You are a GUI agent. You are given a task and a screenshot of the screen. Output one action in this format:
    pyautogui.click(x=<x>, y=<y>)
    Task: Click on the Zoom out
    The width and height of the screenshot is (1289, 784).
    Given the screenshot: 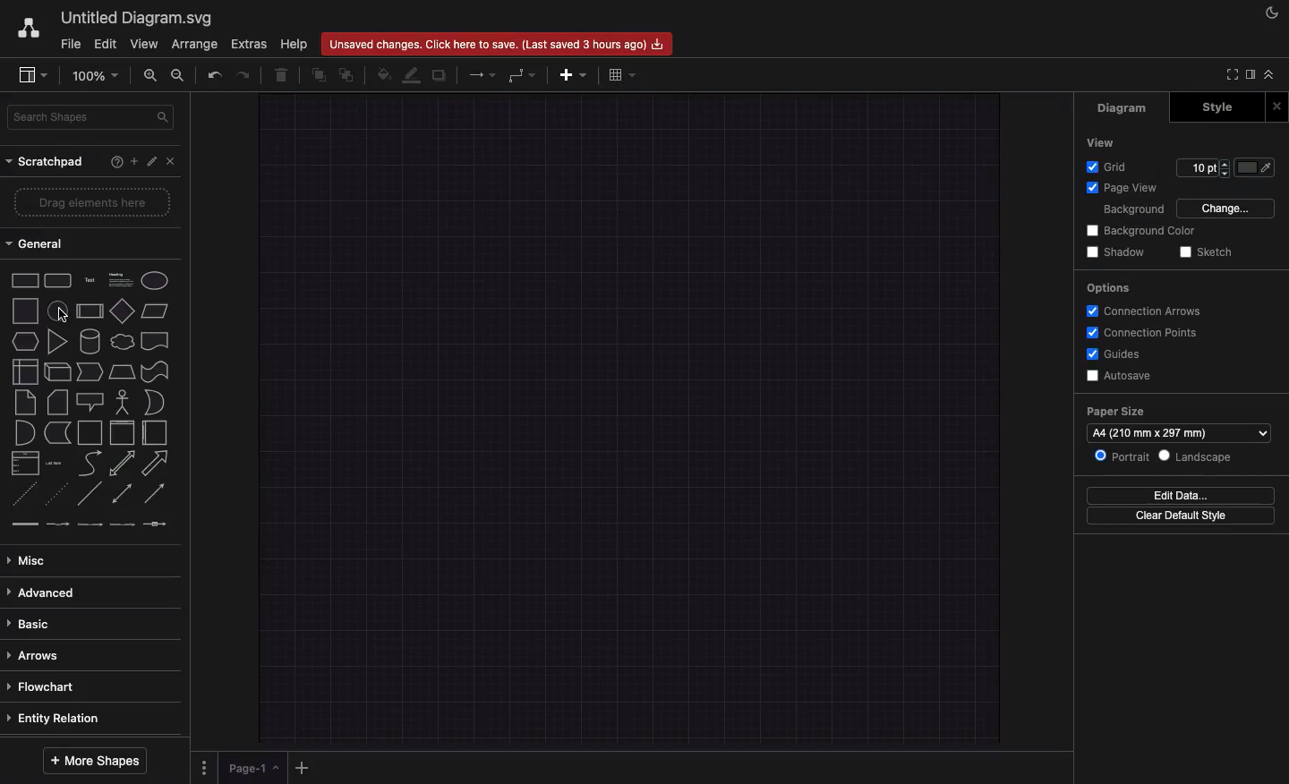 What is the action you would take?
    pyautogui.click(x=179, y=76)
    